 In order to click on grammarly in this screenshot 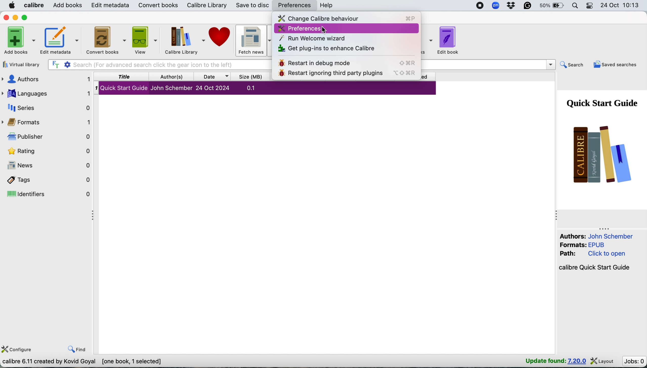, I will do `click(527, 5)`.